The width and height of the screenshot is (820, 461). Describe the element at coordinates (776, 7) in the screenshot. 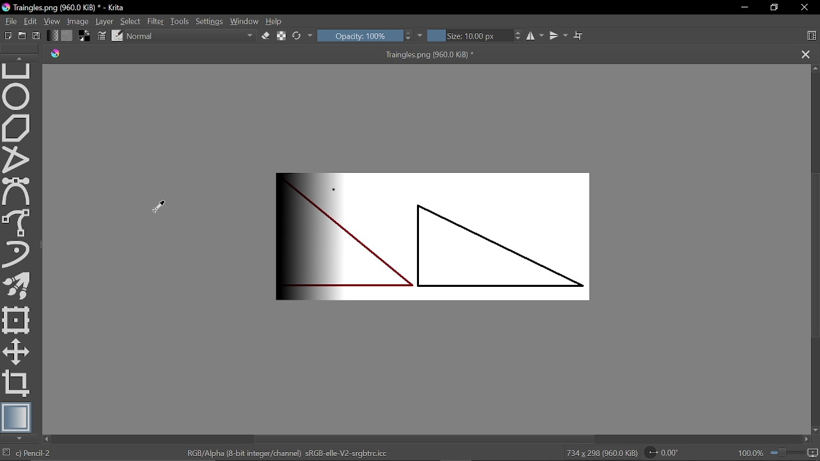

I see `restore down` at that location.